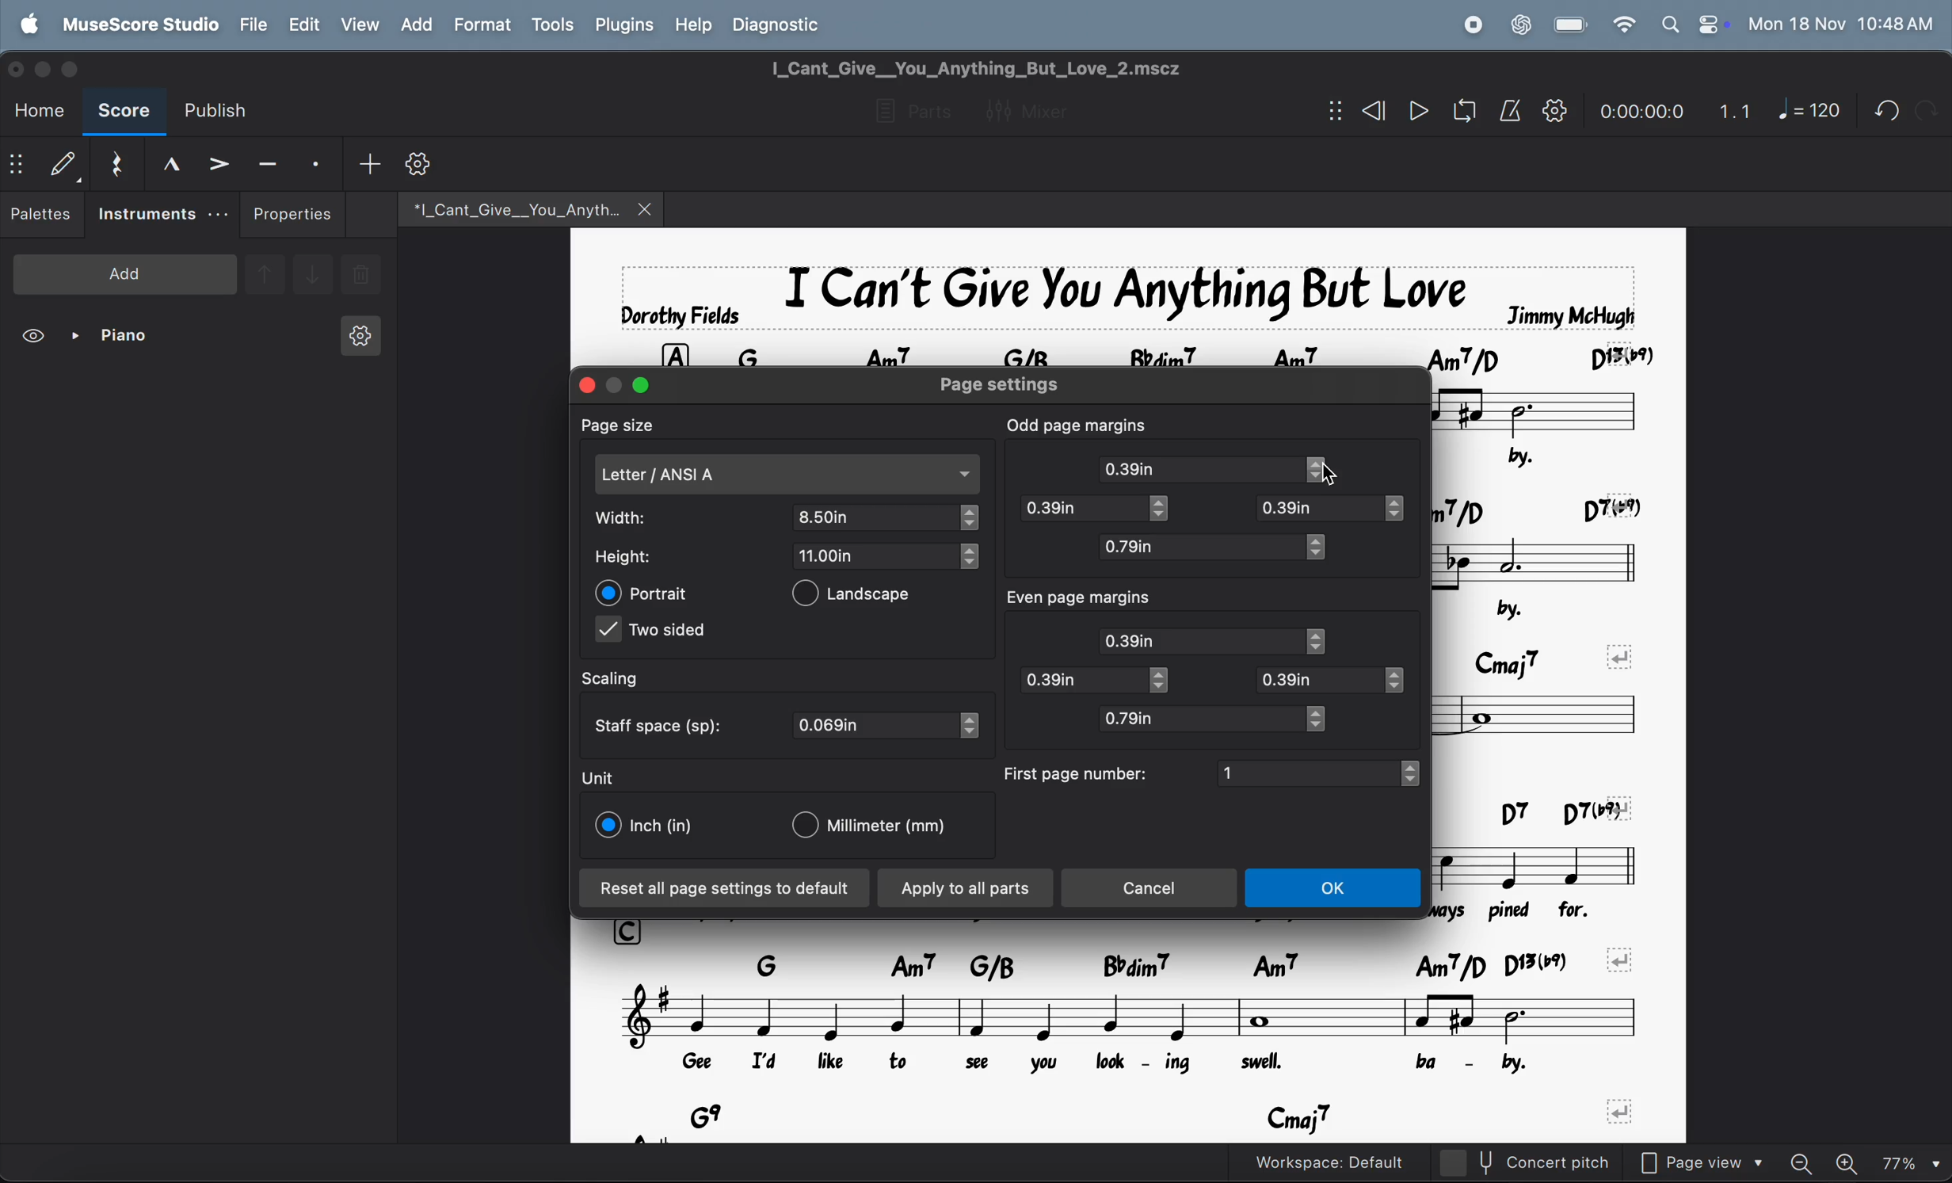 The image size is (1952, 1183). I want to click on close, so click(19, 67).